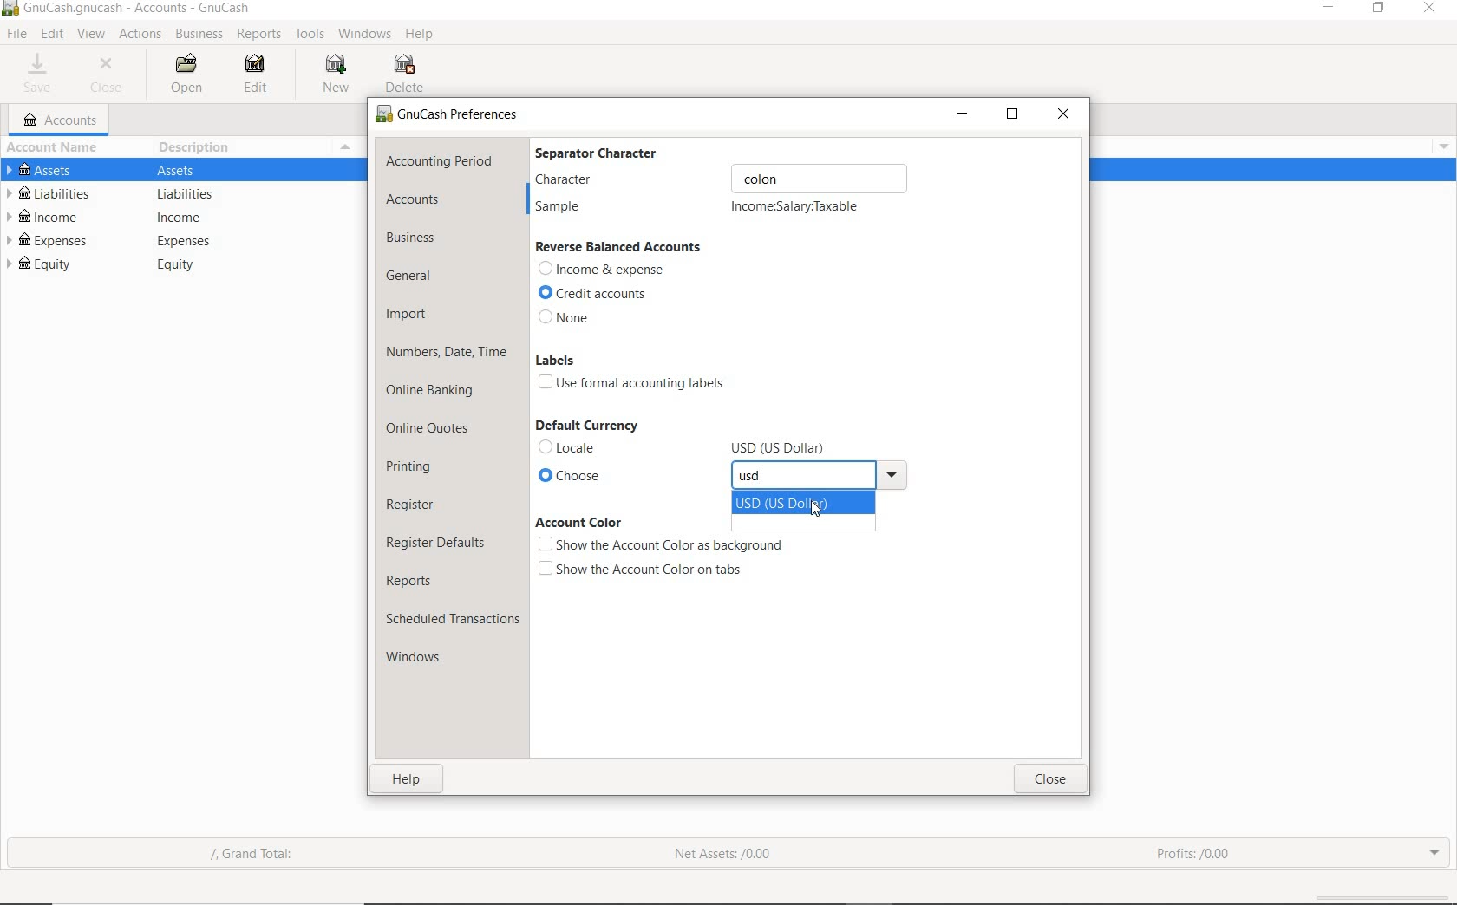  What do you see at coordinates (720, 179) in the screenshot?
I see `character` at bounding box center [720, 179].